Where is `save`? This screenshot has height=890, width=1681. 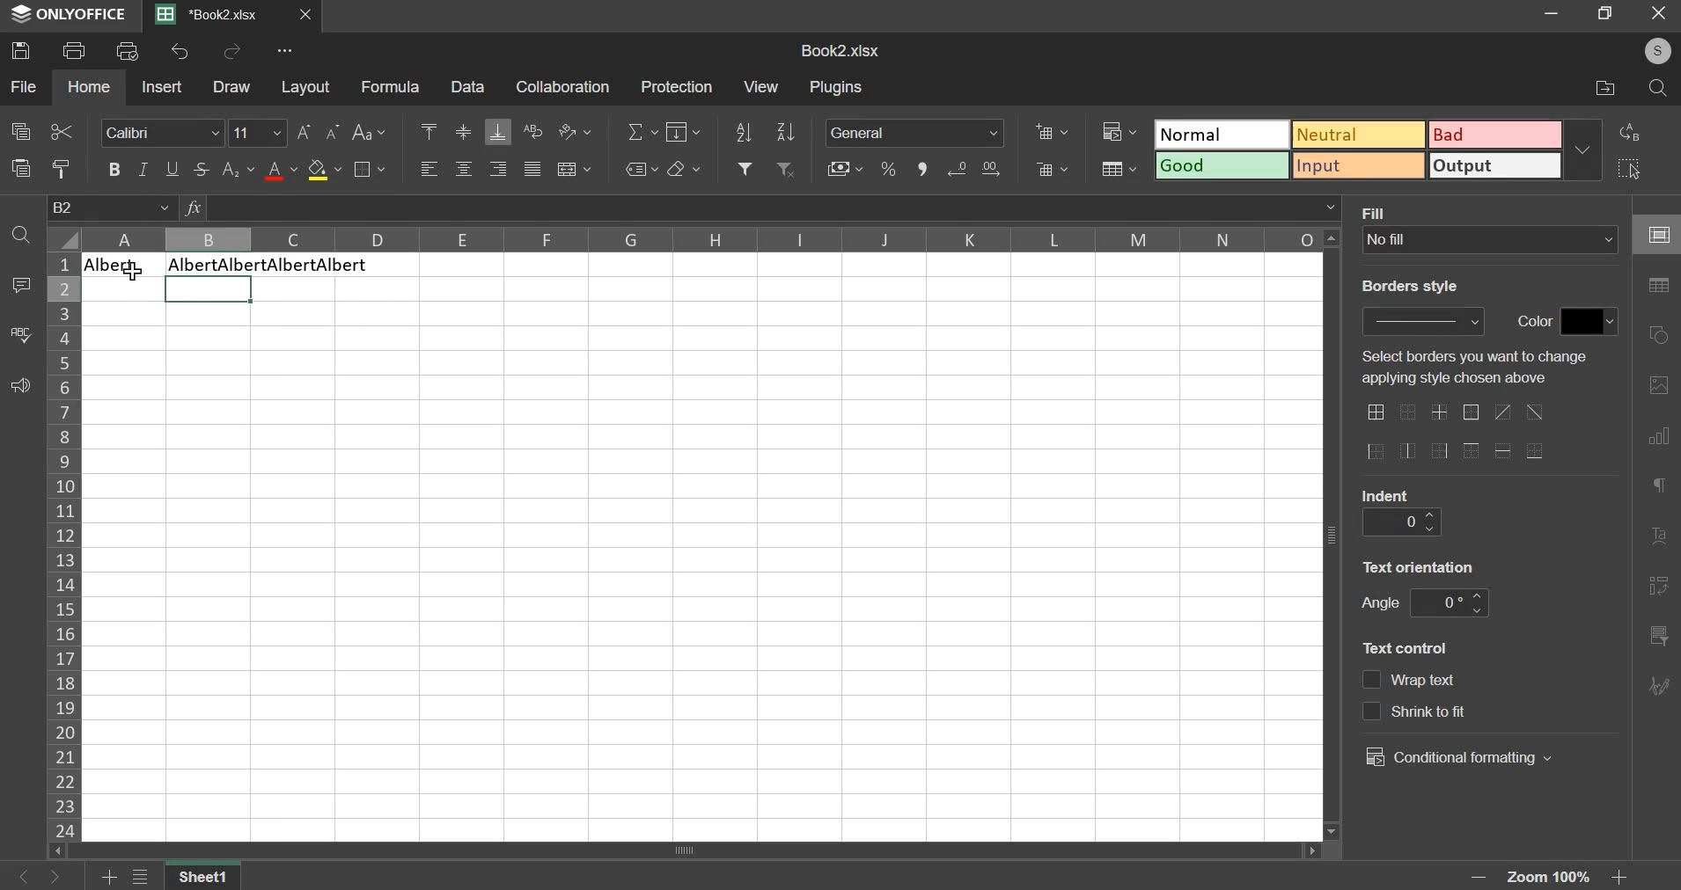
save is located at coordinates (20, 50).